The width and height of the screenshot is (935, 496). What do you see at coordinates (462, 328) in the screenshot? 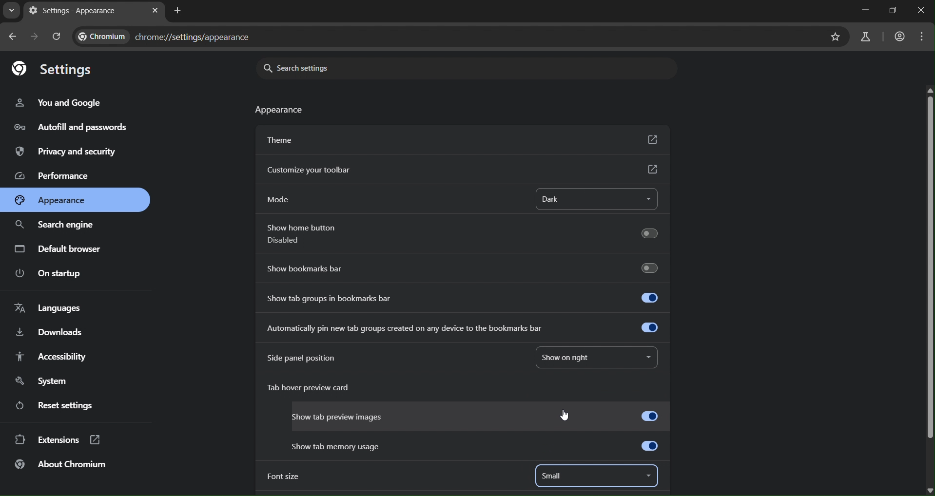
I see `automatically pin new tab created on any device to the bookmarks bar` at bounding box center [462, 328].